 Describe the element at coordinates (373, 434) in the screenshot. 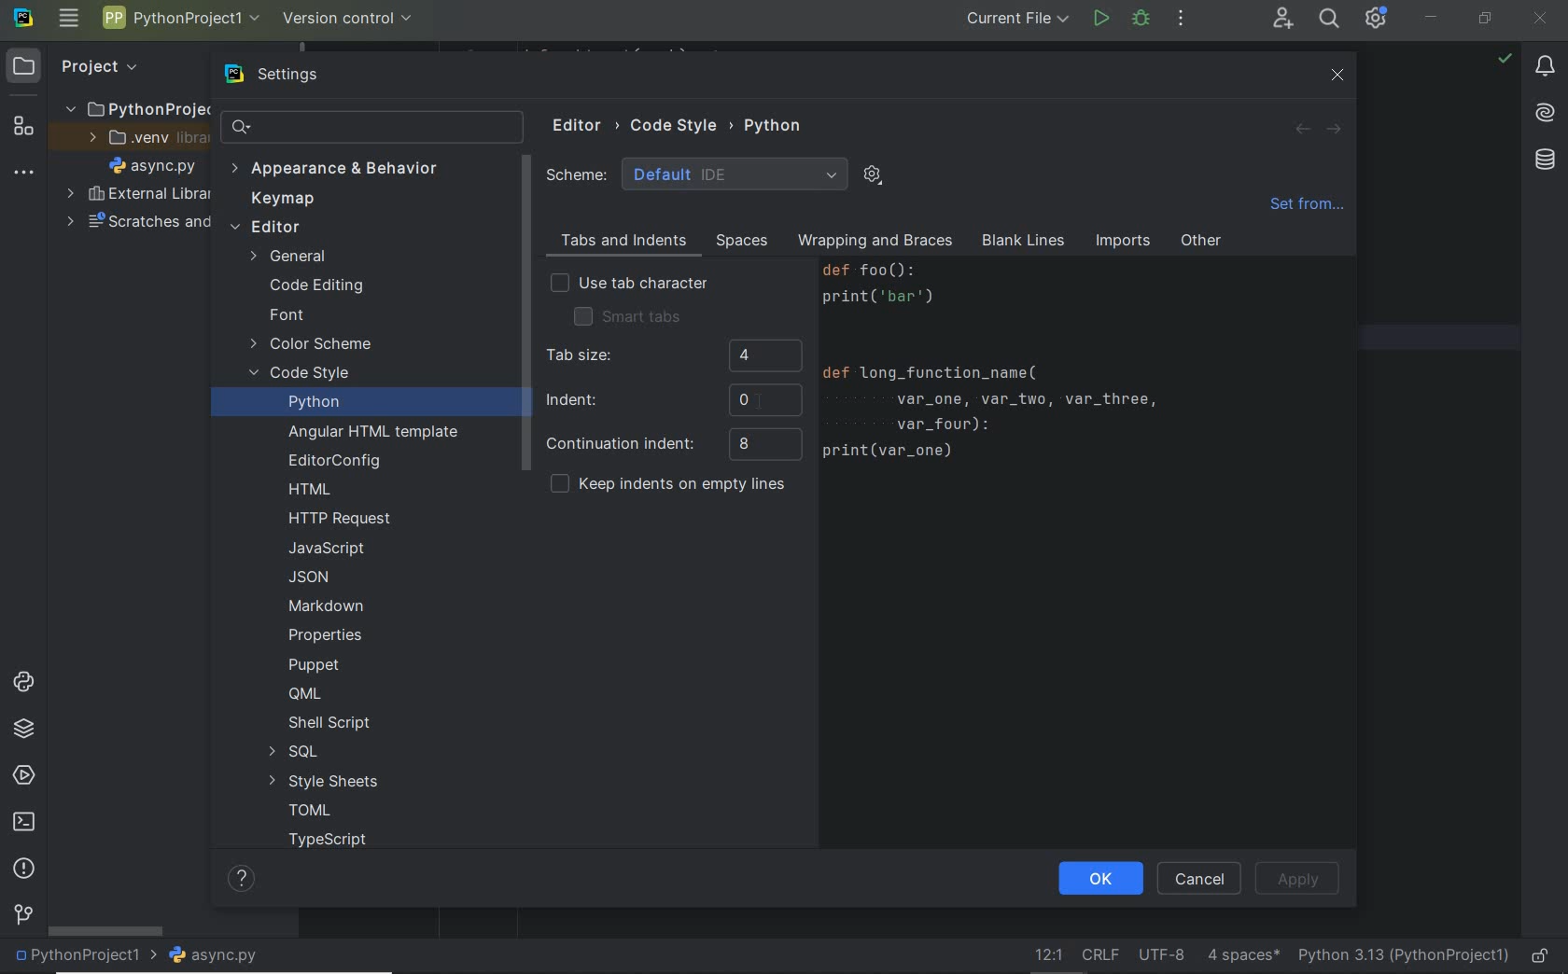

I see `Angular HTML Template` at that location.